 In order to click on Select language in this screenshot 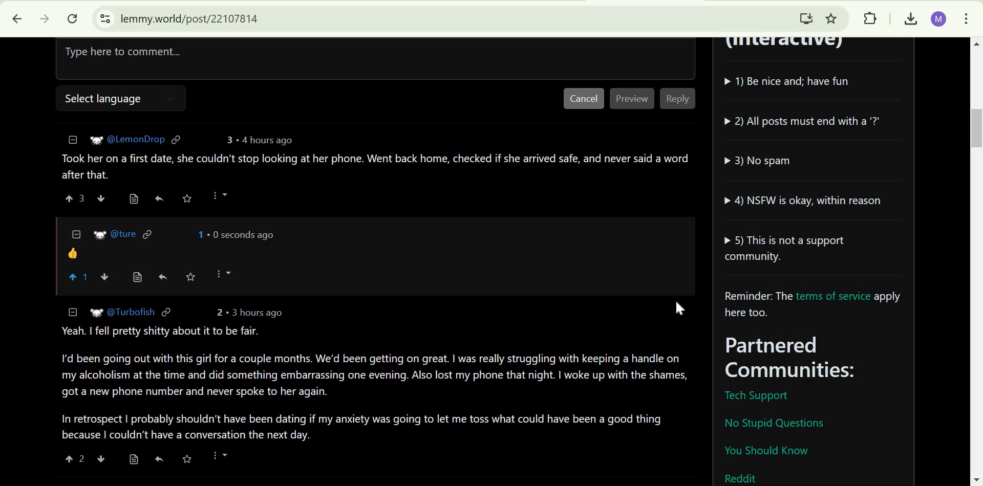, I will do `click(100, 99)`.